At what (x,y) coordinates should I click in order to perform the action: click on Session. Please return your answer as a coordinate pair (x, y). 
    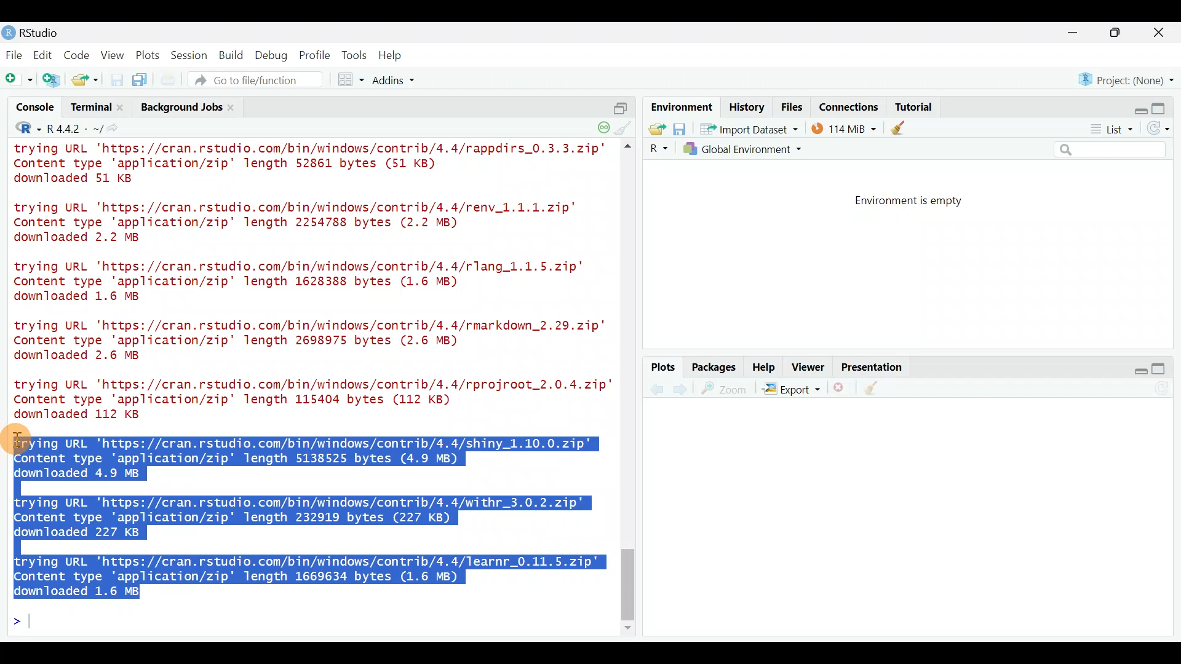
    Looking at the image, I should click on (191, 55).